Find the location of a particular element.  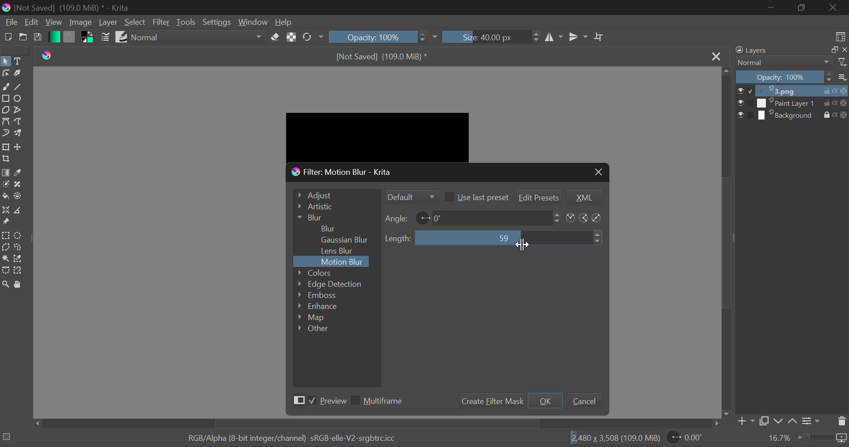

Open is located at coordinates (22, 38).